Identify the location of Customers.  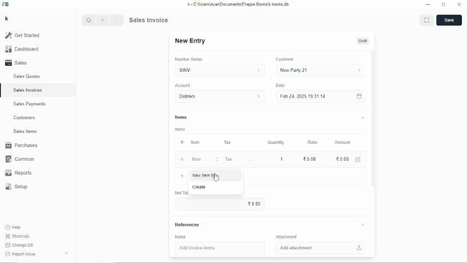
(25, 117).